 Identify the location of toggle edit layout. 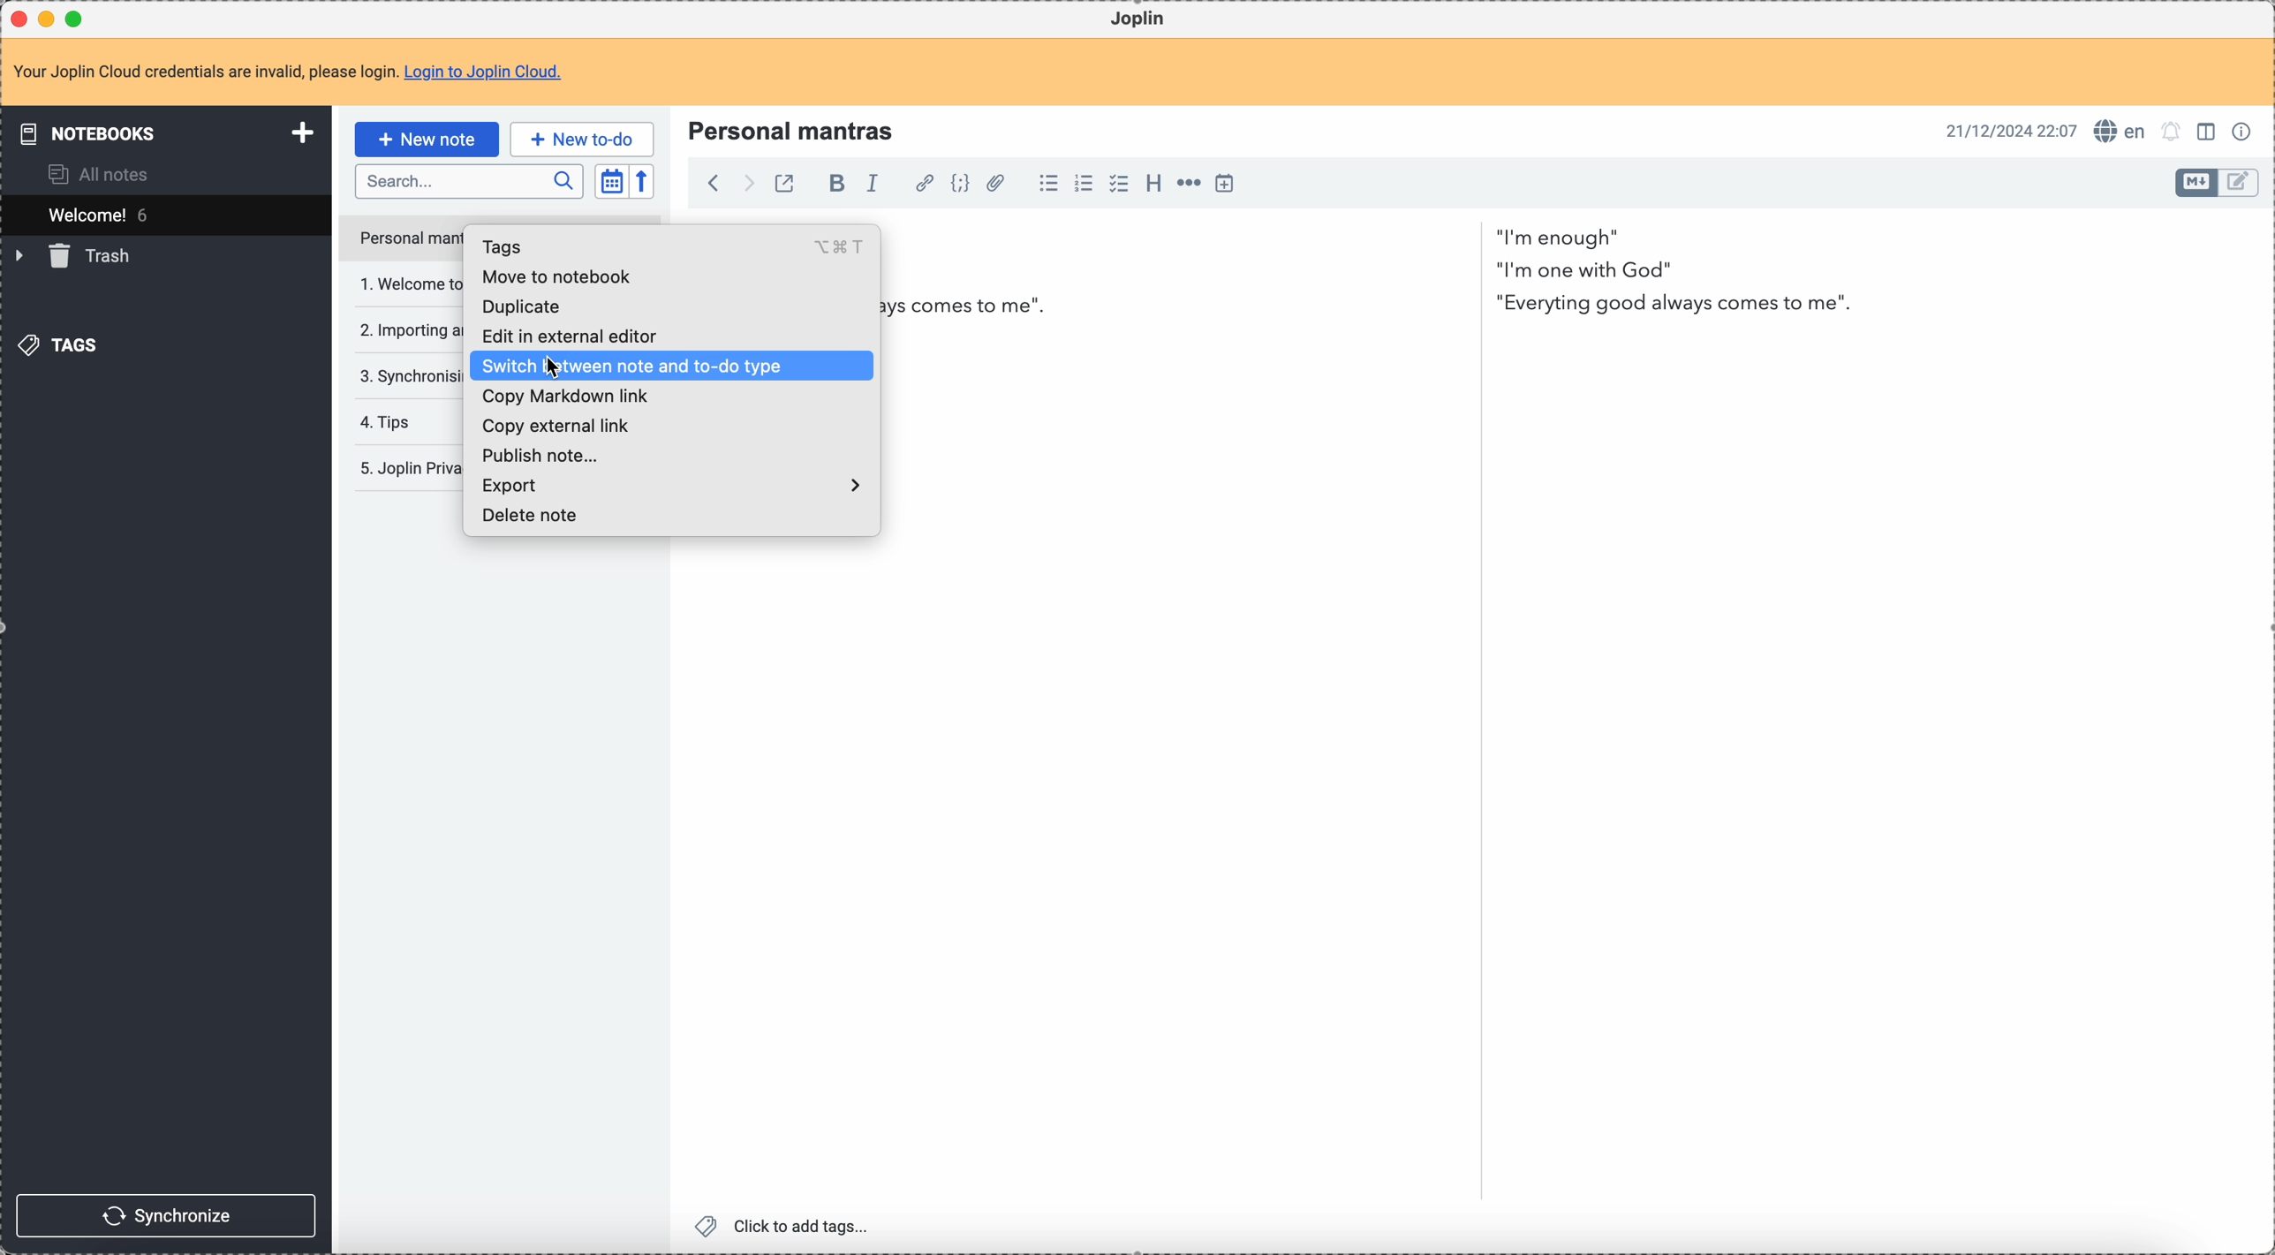
(2208, 132).